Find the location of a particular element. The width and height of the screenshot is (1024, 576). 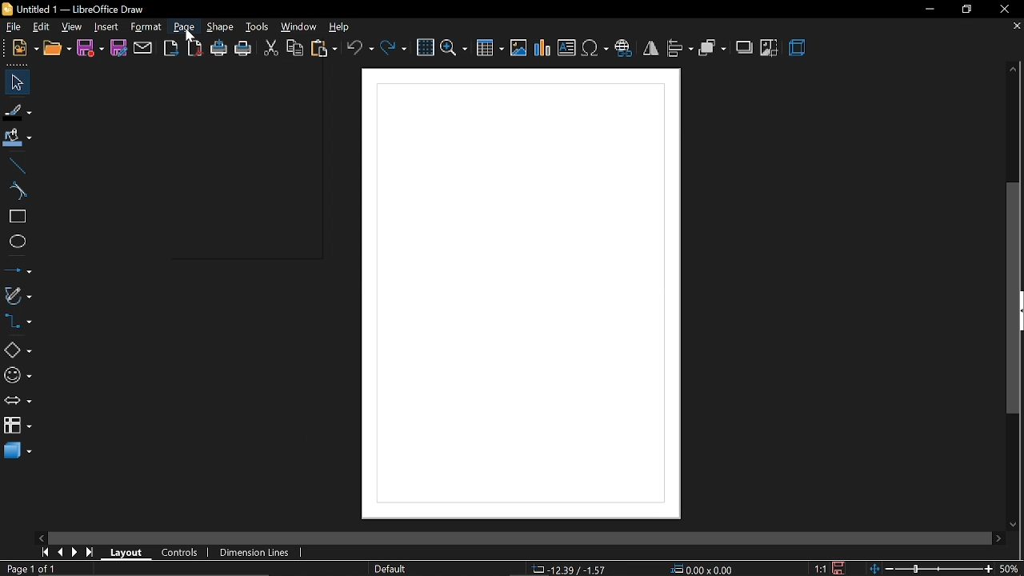

controls is located at coordinates (180, 551).